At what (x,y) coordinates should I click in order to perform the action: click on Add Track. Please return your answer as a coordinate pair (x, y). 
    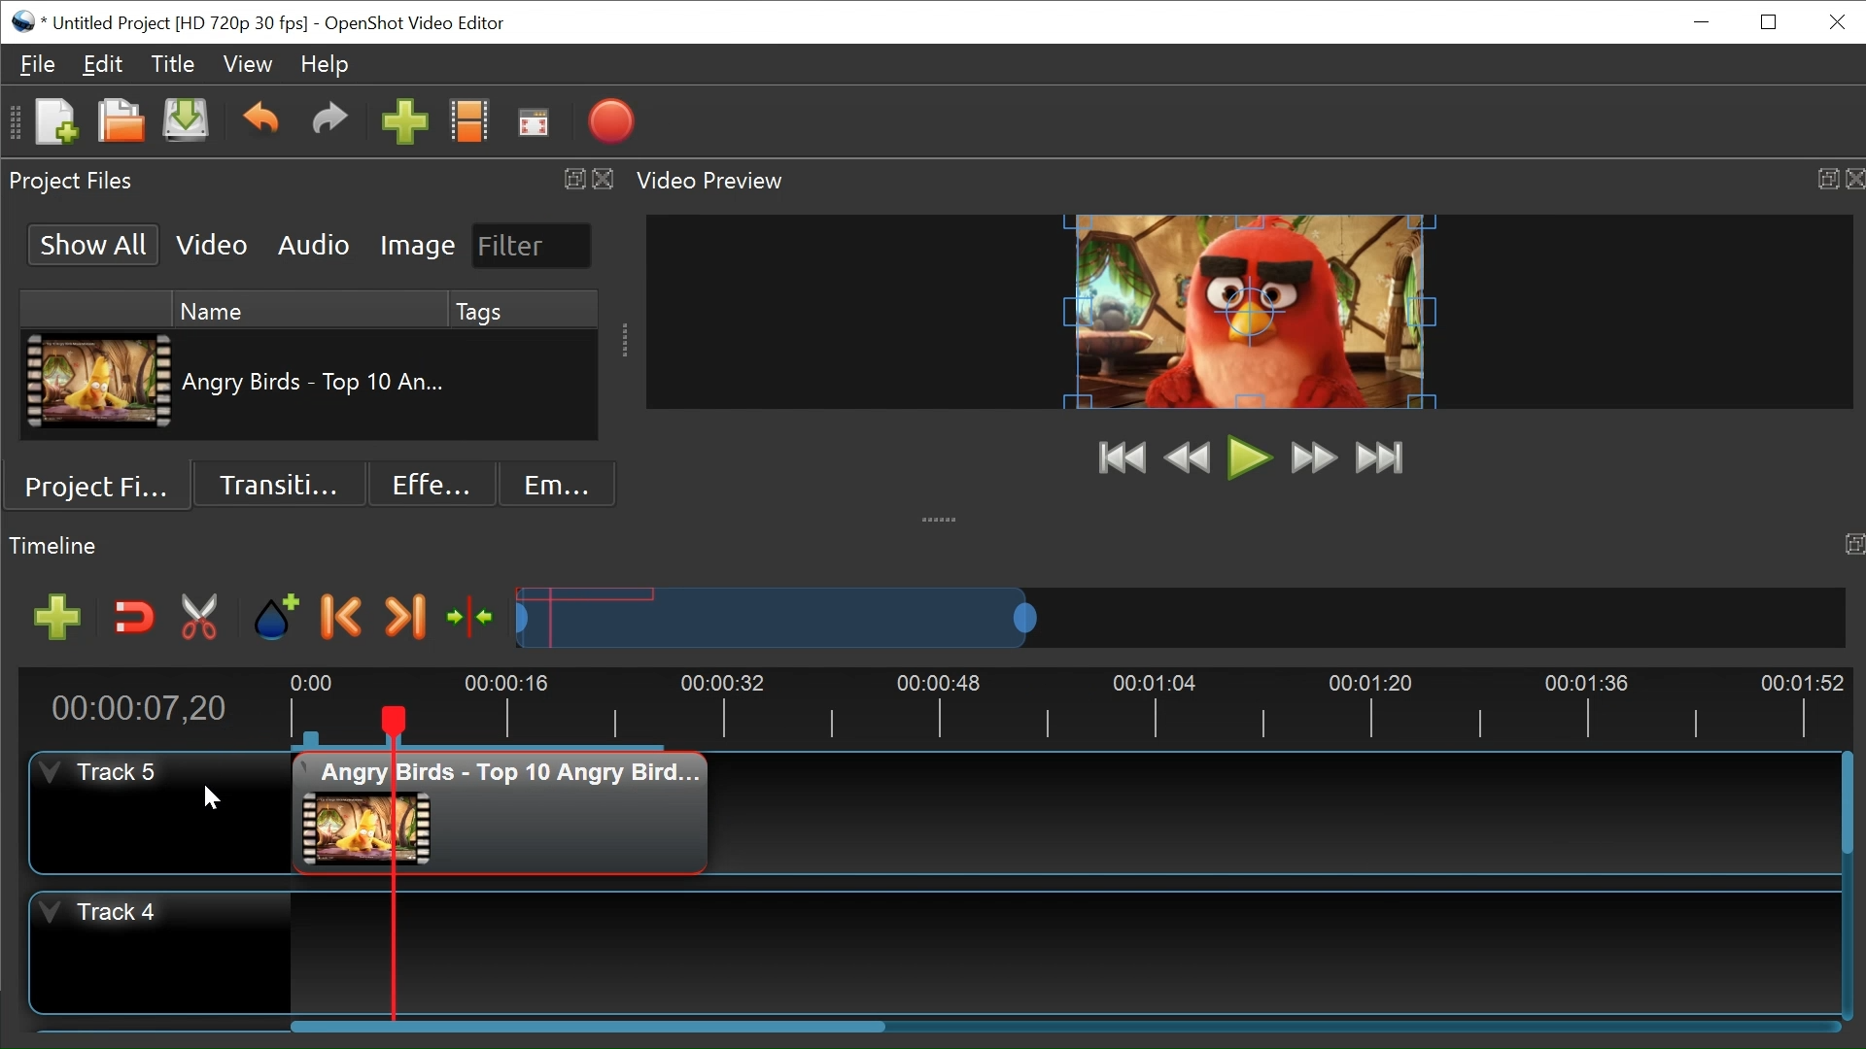
    Looking at the image, I should click on (55, 618).